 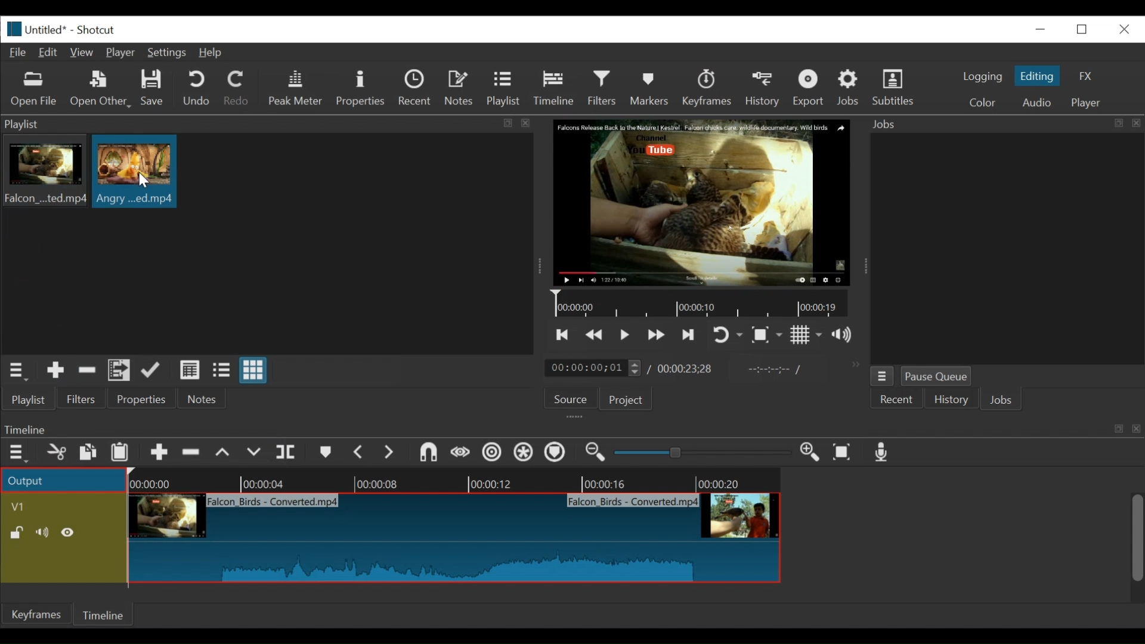 I want to click on Timeline, so click(x=457, y=480).